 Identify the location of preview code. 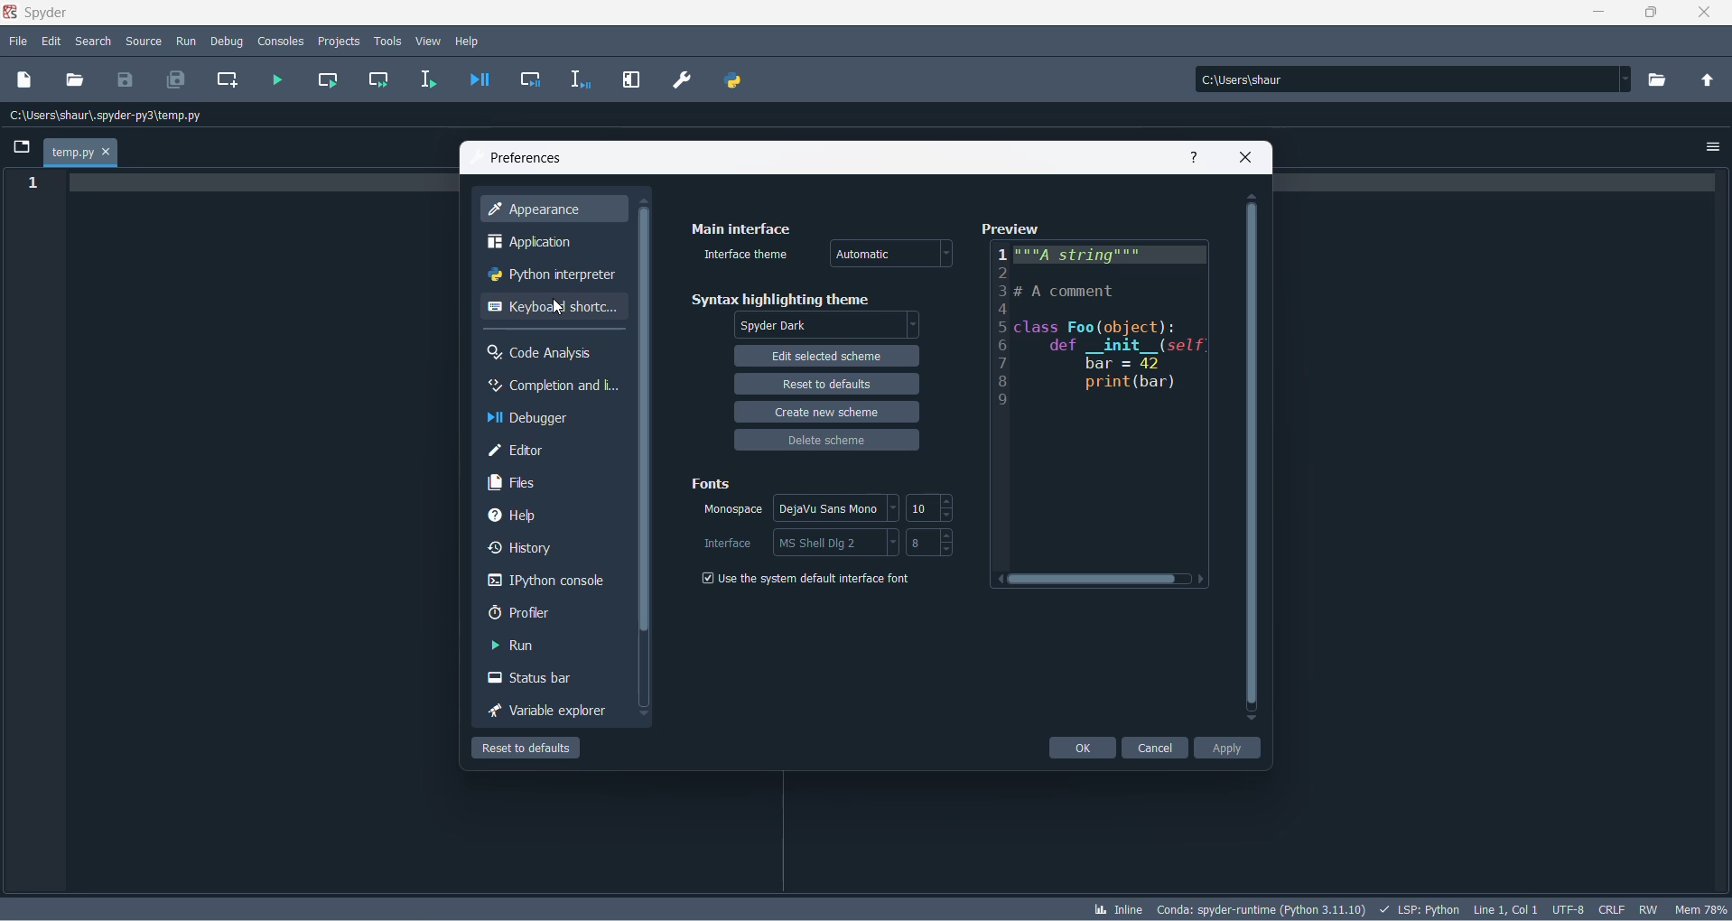
(1107, 405).